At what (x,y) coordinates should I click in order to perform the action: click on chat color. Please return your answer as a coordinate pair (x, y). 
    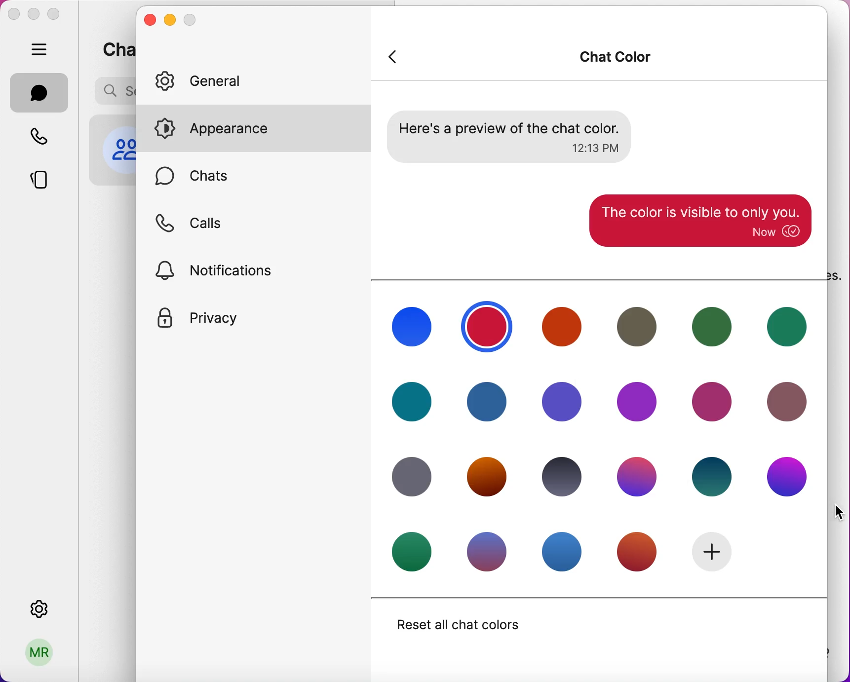
    Looking at the image, I should click on (413, 326).